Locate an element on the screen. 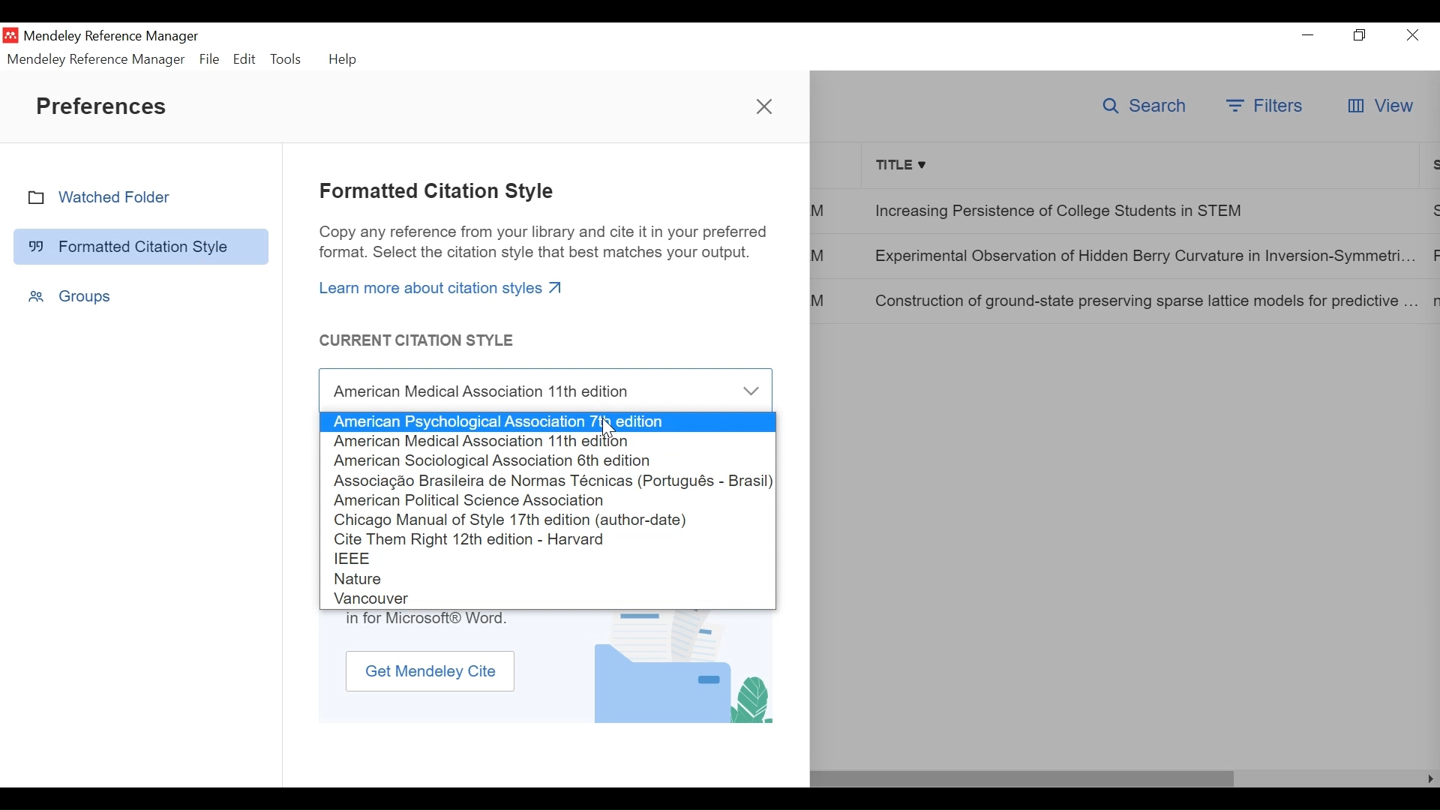  Get Mendeley Cite is located at coordinates (431, 672).